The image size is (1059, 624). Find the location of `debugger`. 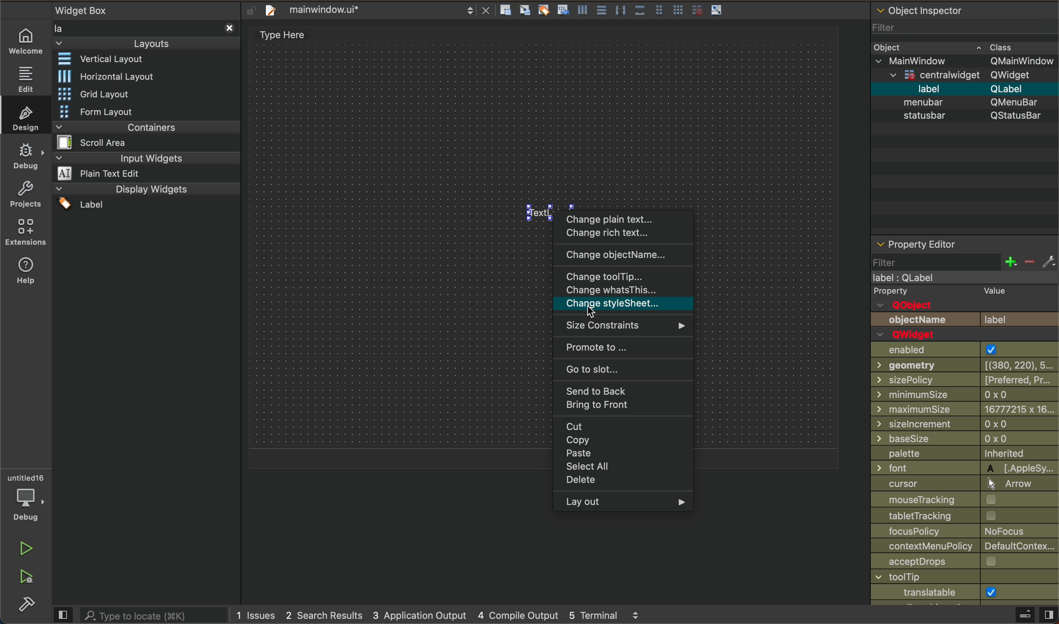

debugger is located at coordinates (29, 497).